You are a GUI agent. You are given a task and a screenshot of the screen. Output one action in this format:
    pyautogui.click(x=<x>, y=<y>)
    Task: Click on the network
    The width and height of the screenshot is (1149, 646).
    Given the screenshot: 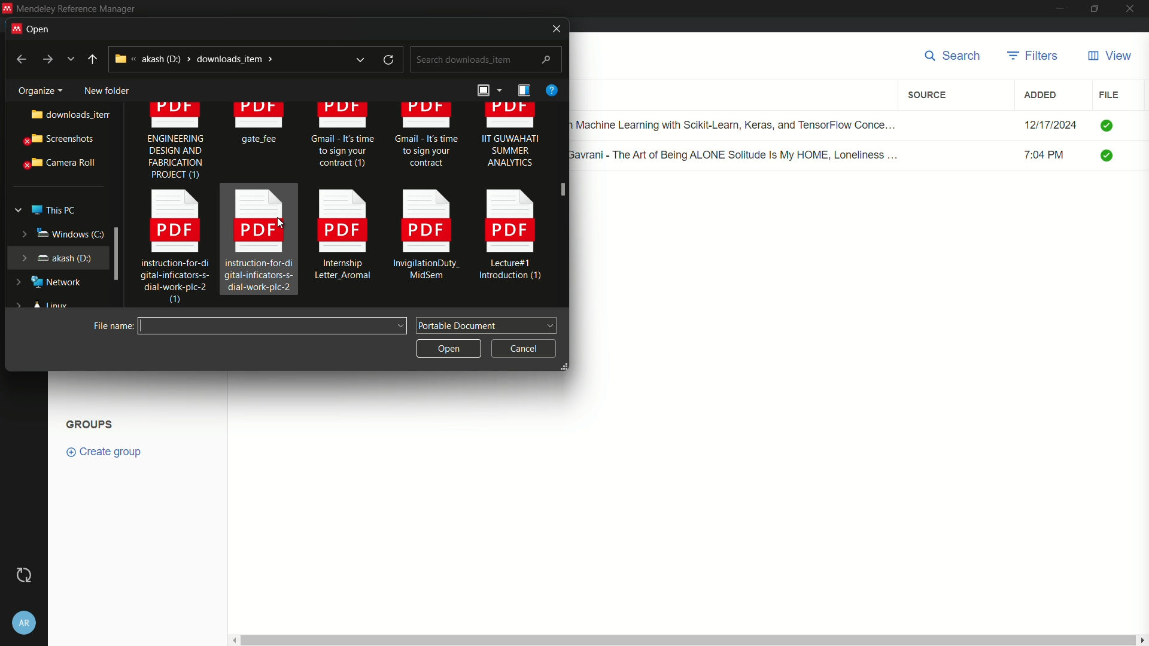 What is the action you would take?
    pyautogui.click(x=51, y=282)
    